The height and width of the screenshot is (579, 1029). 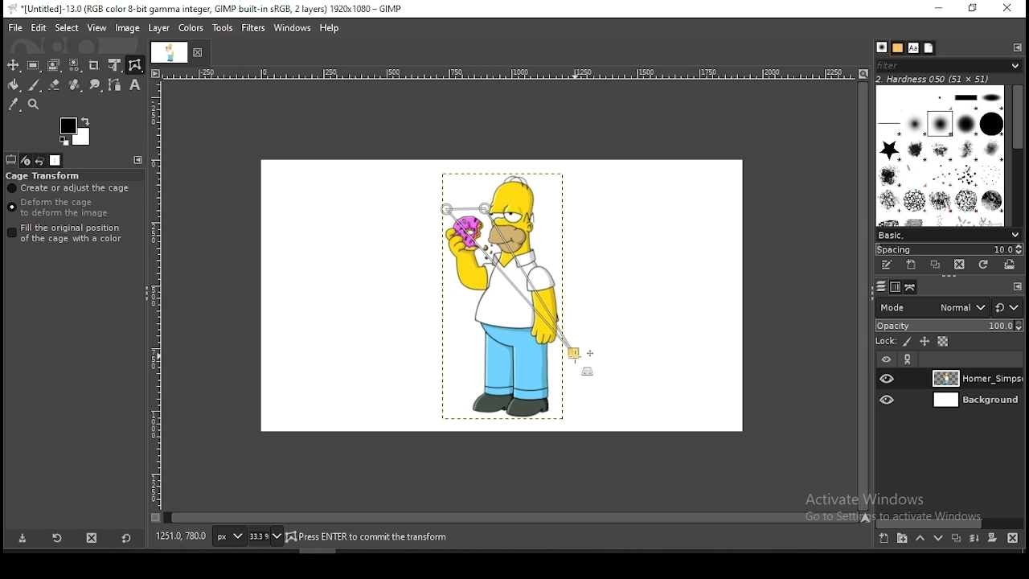 I want to click on channels, so click(x=894, y=286).